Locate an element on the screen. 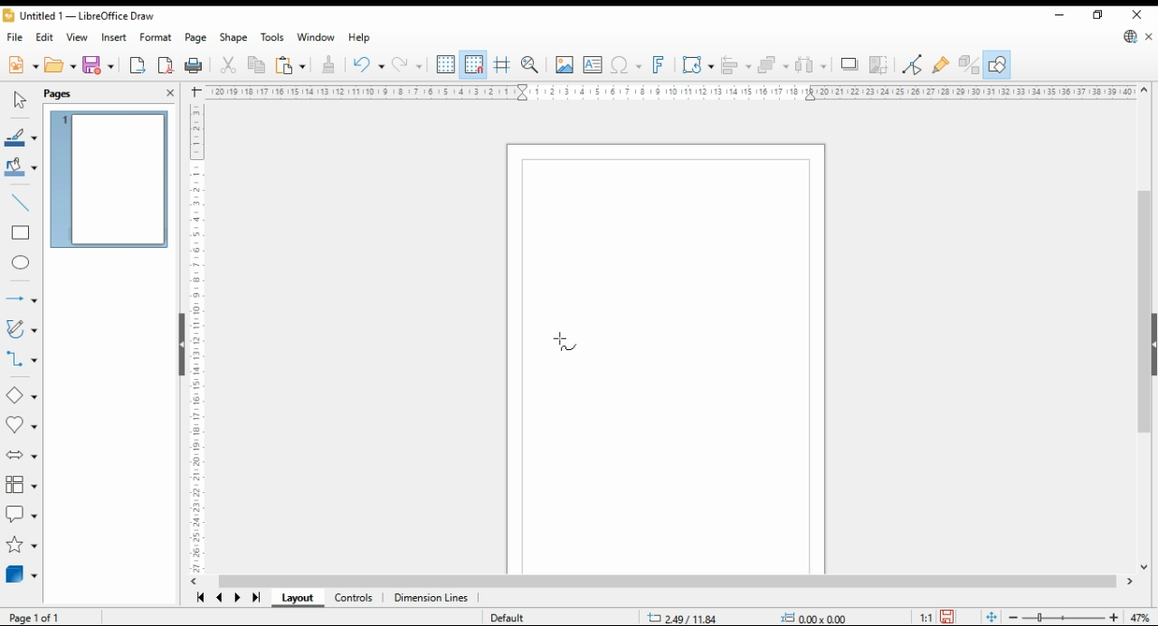  layout is located at coordinates (298, 597).